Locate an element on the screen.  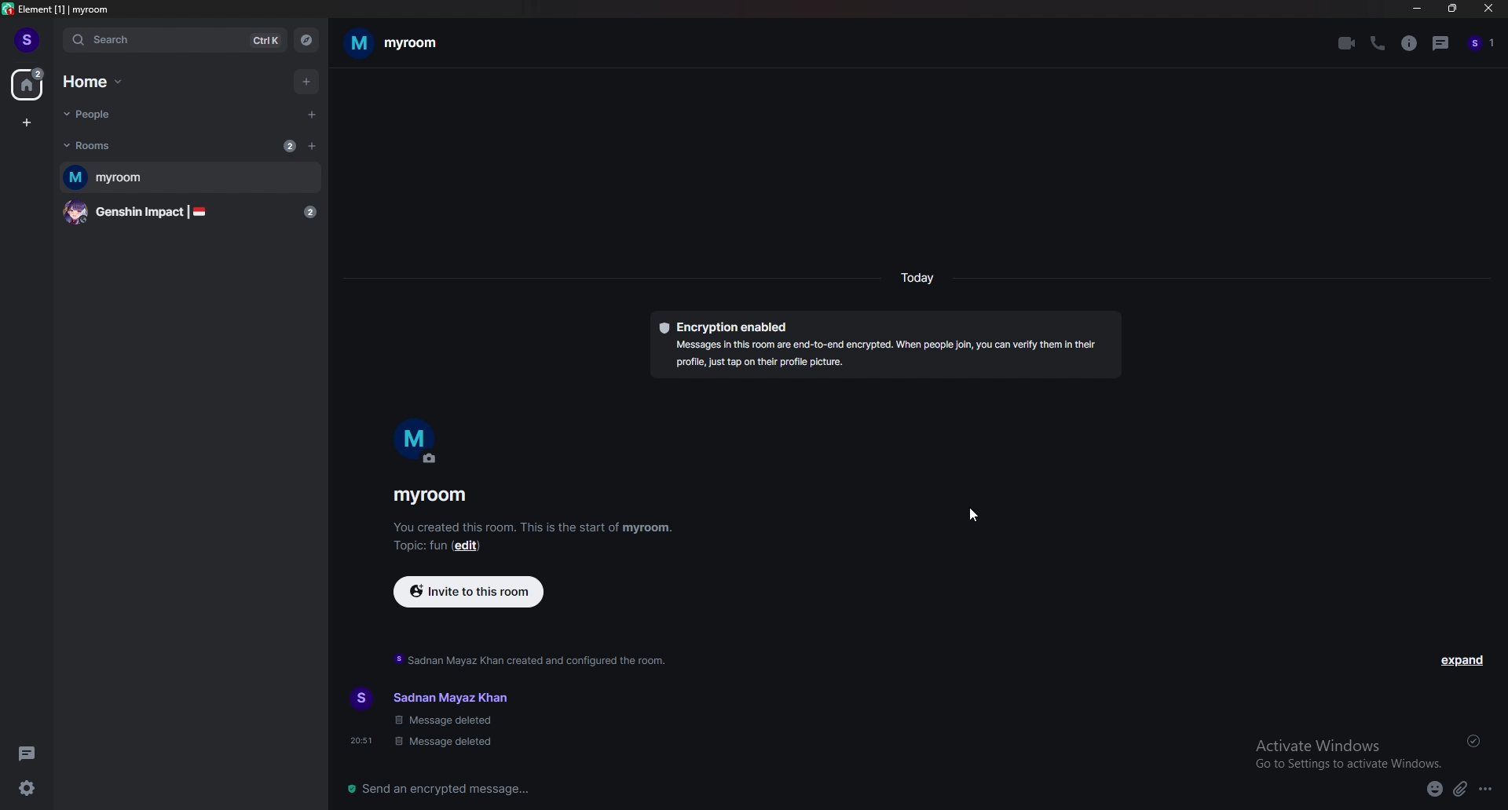
sadnan mayaz khan created and configured the room. is located at coordinates (538, 657).